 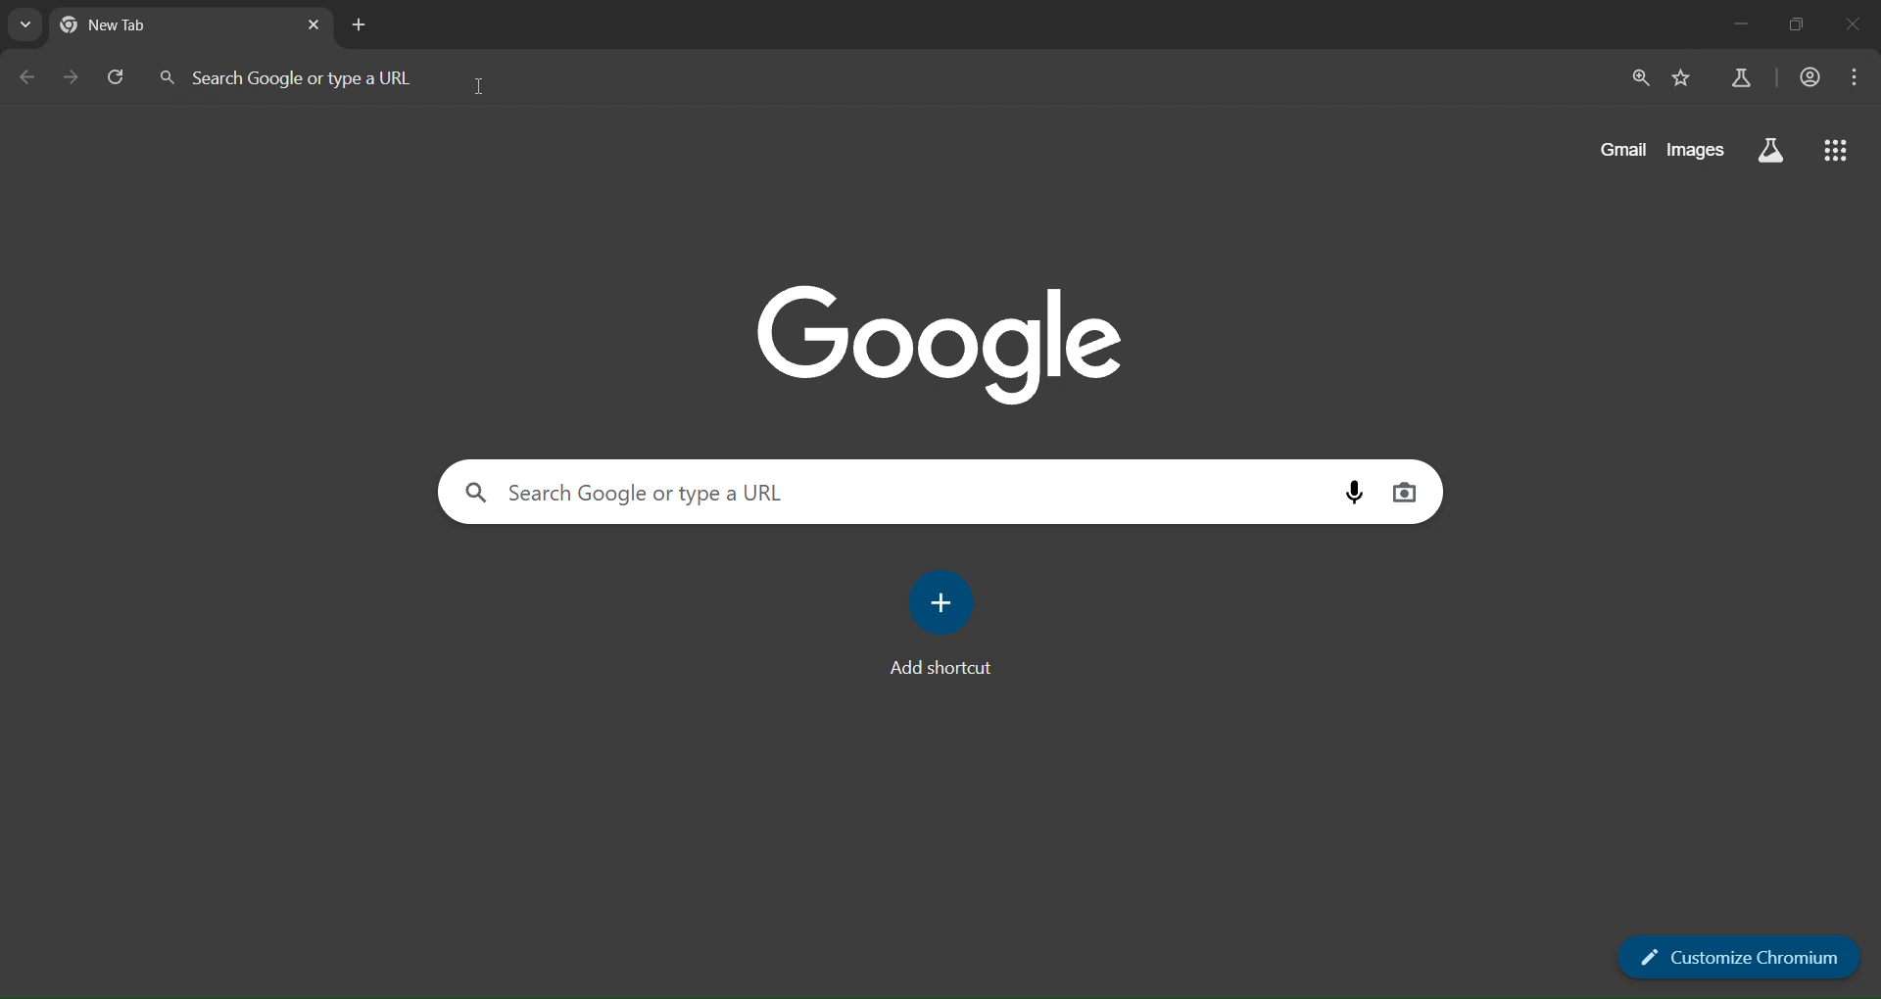 I want to click on images, so click(x=1698, y=149).